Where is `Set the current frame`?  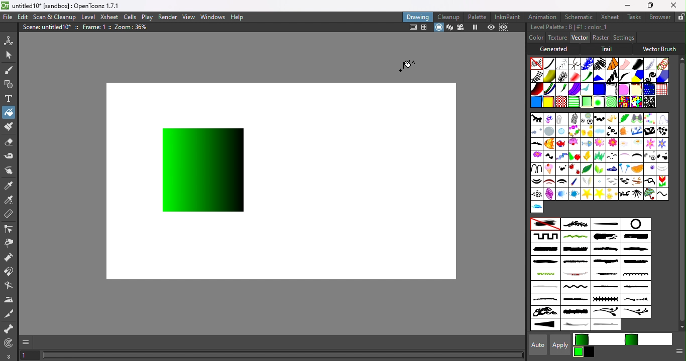 Set the current frame is located at coordinates (30, 356).